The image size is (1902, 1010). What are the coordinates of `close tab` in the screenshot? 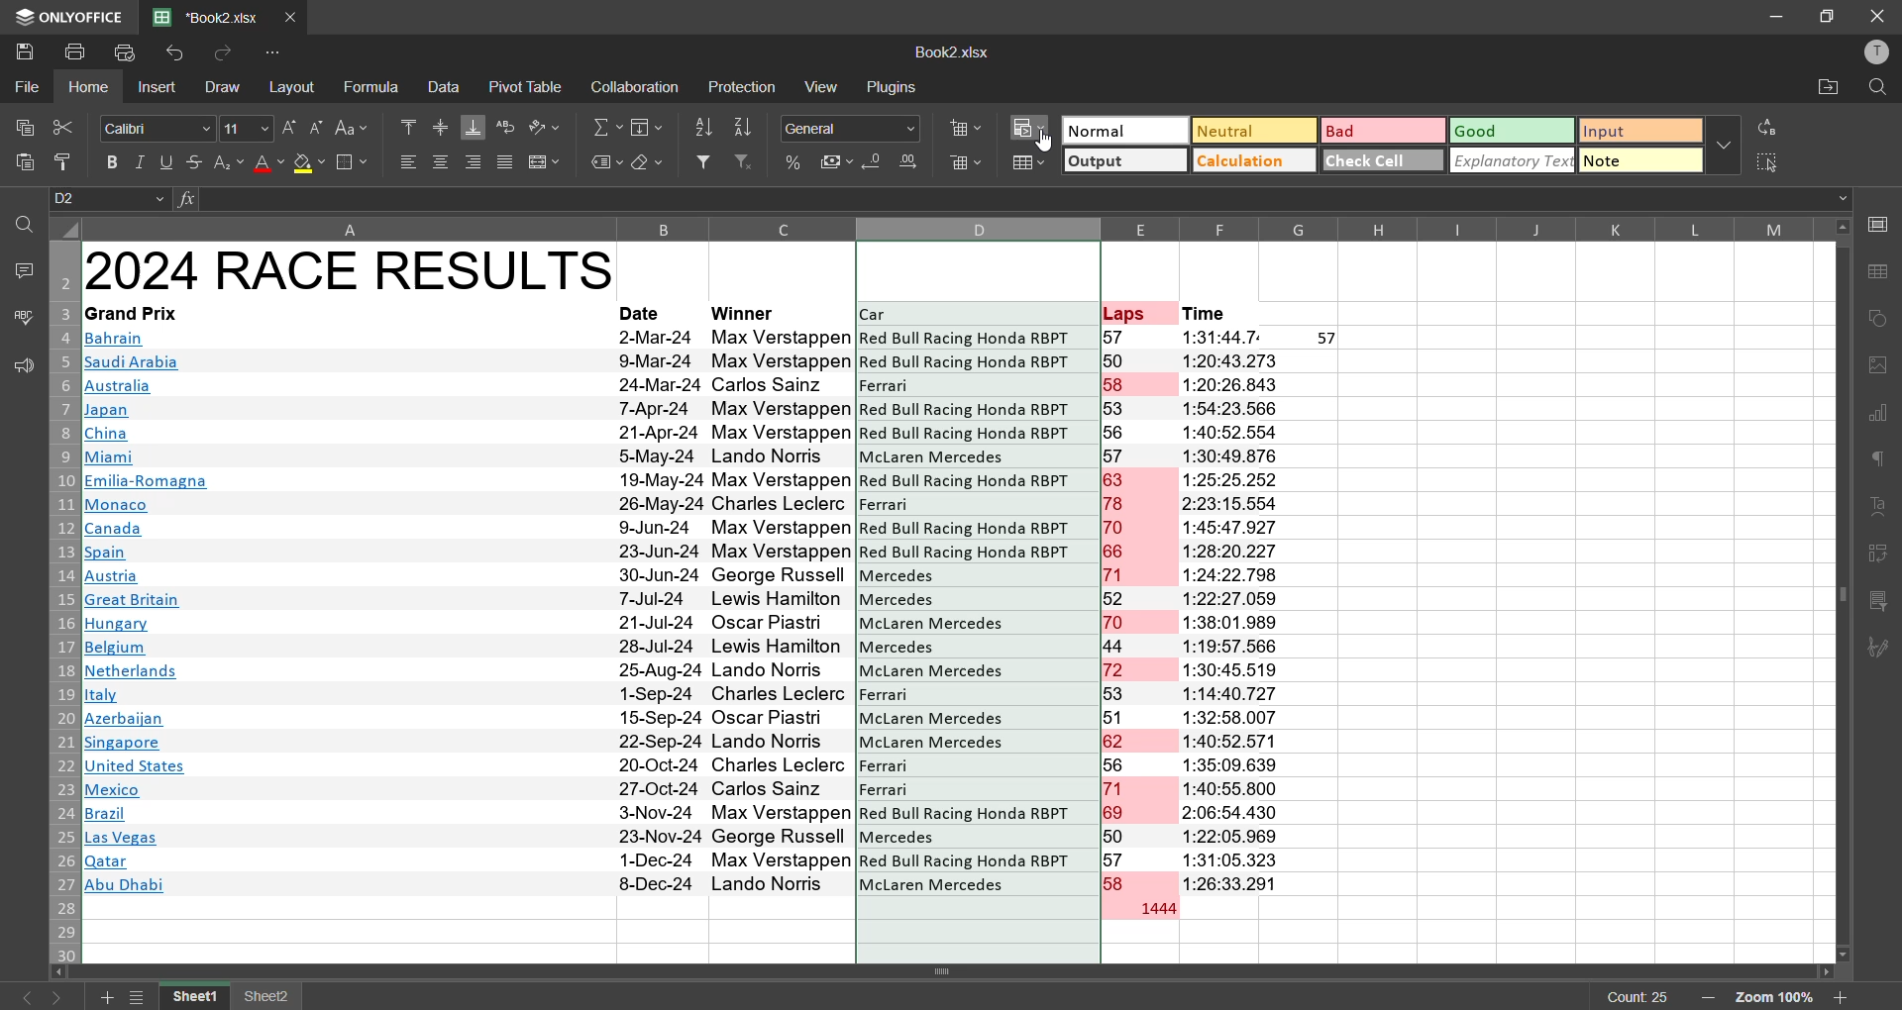 It's located at (295, 15).